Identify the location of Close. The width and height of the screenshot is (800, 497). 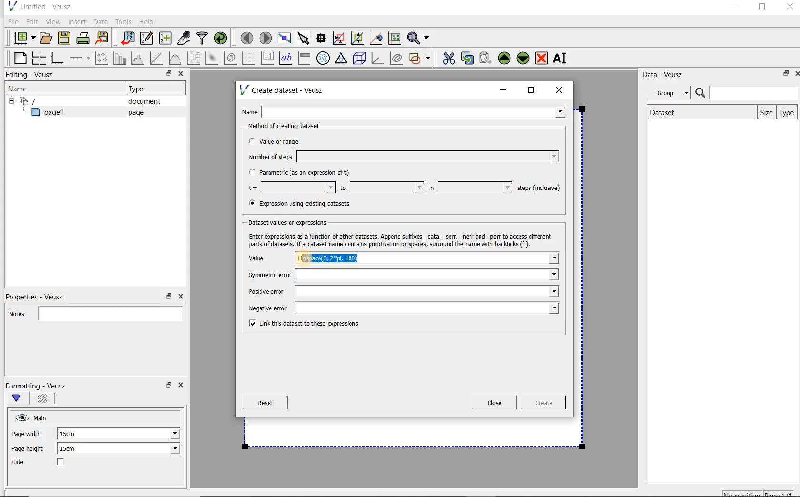
(494, 403).